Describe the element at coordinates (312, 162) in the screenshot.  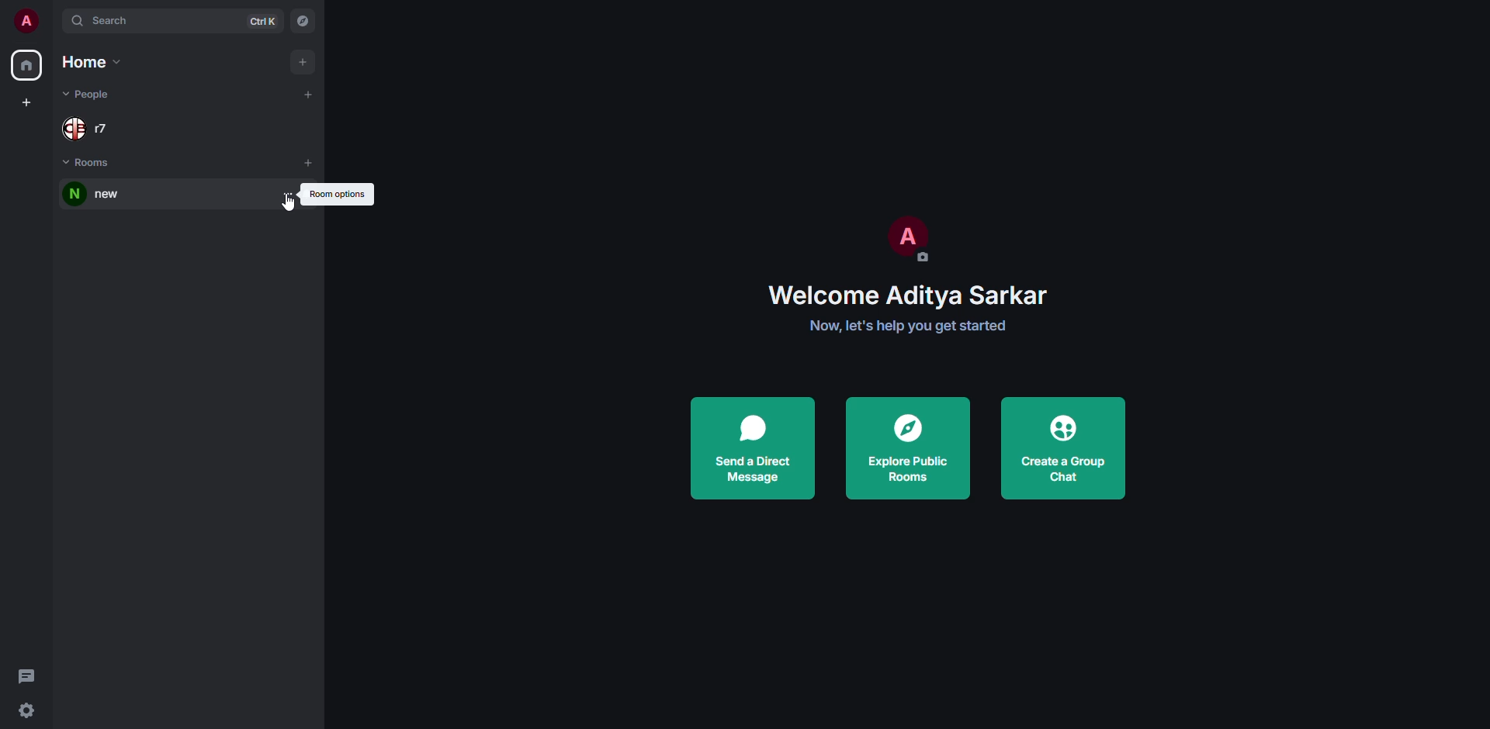
I see `add` at that location.